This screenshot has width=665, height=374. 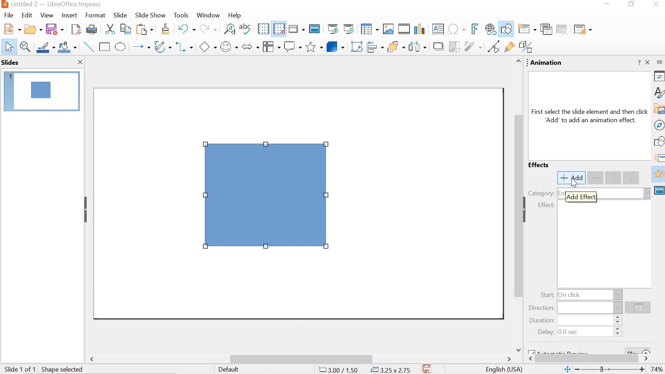 I want to click on gallery, so click(x=658, y=108).